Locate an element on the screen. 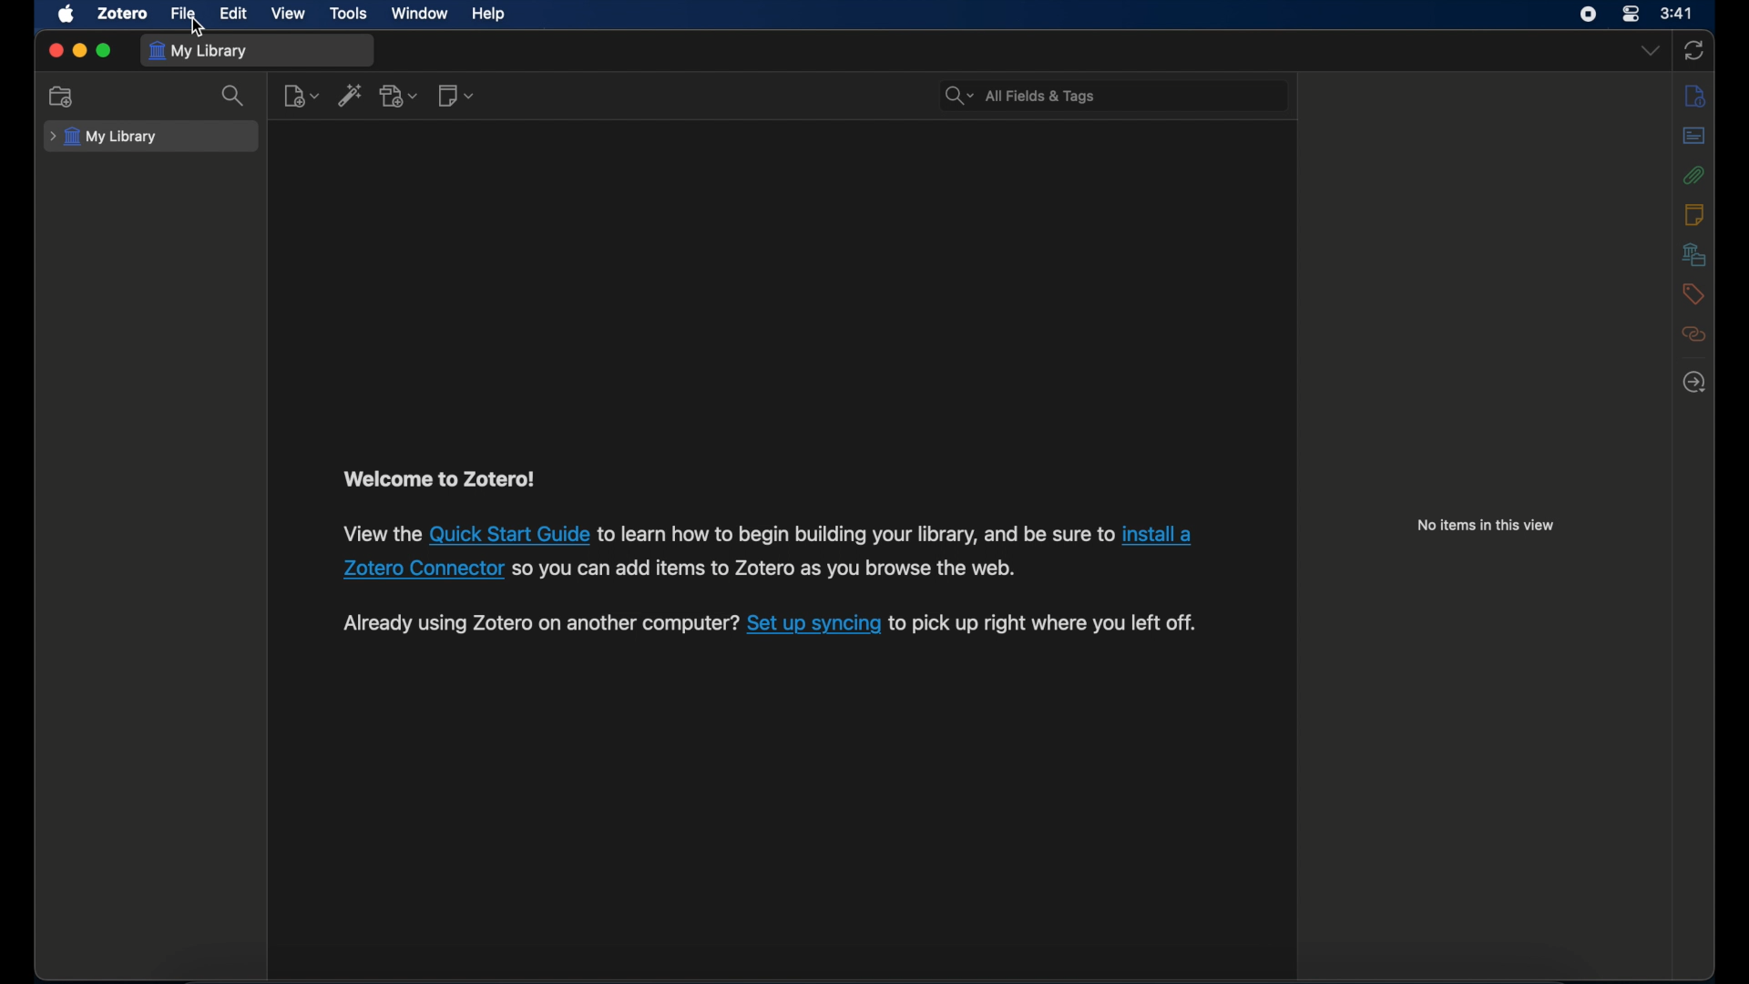 The width and height of the screenshot is (1749, 984). add attachment is located at coordinates (399, 96).